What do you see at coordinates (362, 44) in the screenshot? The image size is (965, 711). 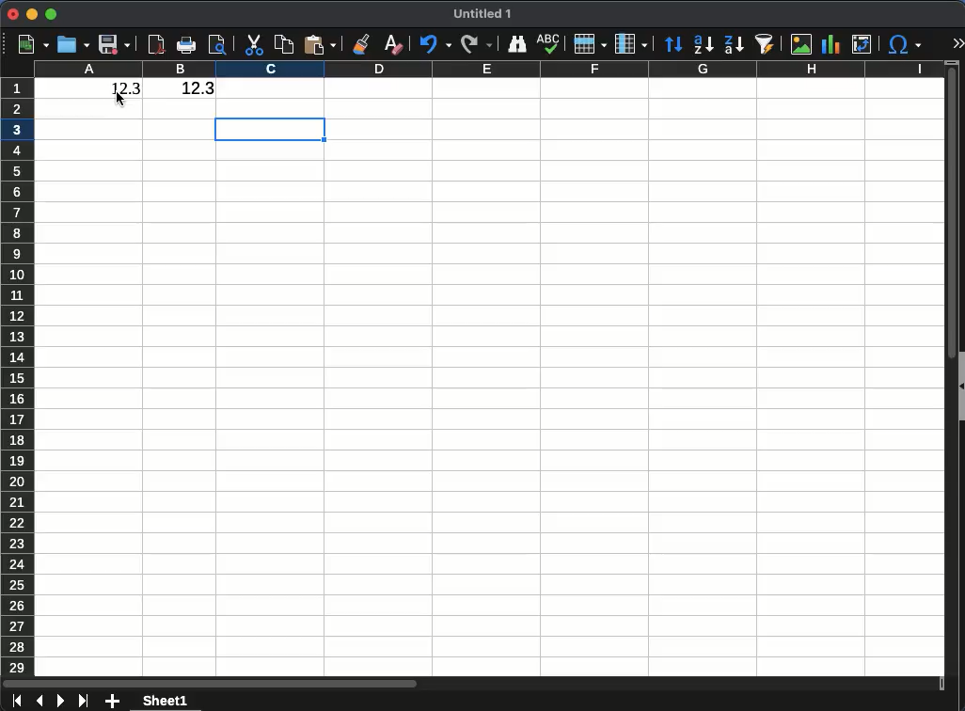 I see `clone formatting` at bounding box center [362, 44].